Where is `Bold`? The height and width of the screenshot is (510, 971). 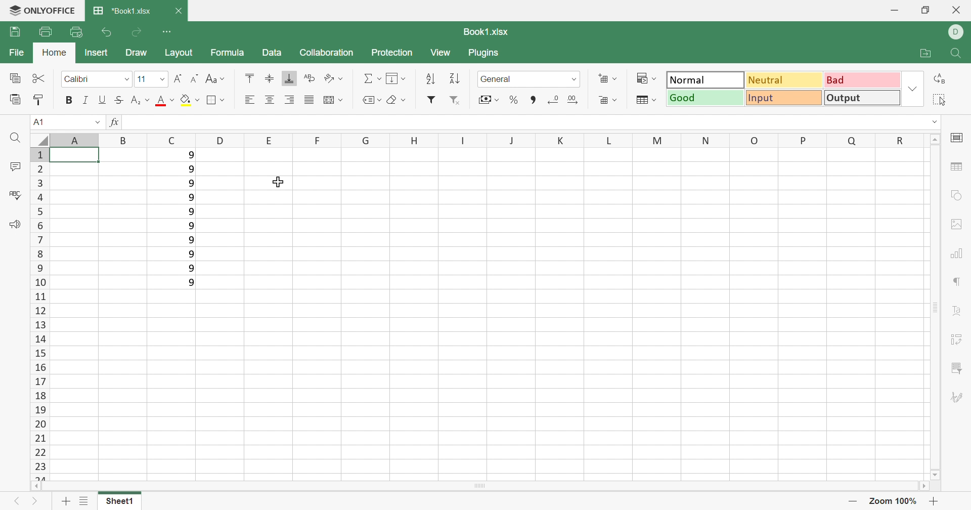
Bold is located at coordinates (69, 100).